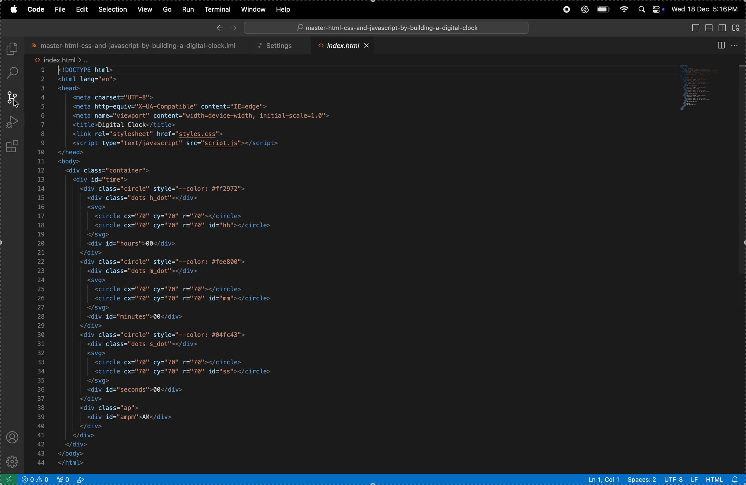 This screenshot has height=485, width=746. I want to click on <svg>, so click(96, 207).